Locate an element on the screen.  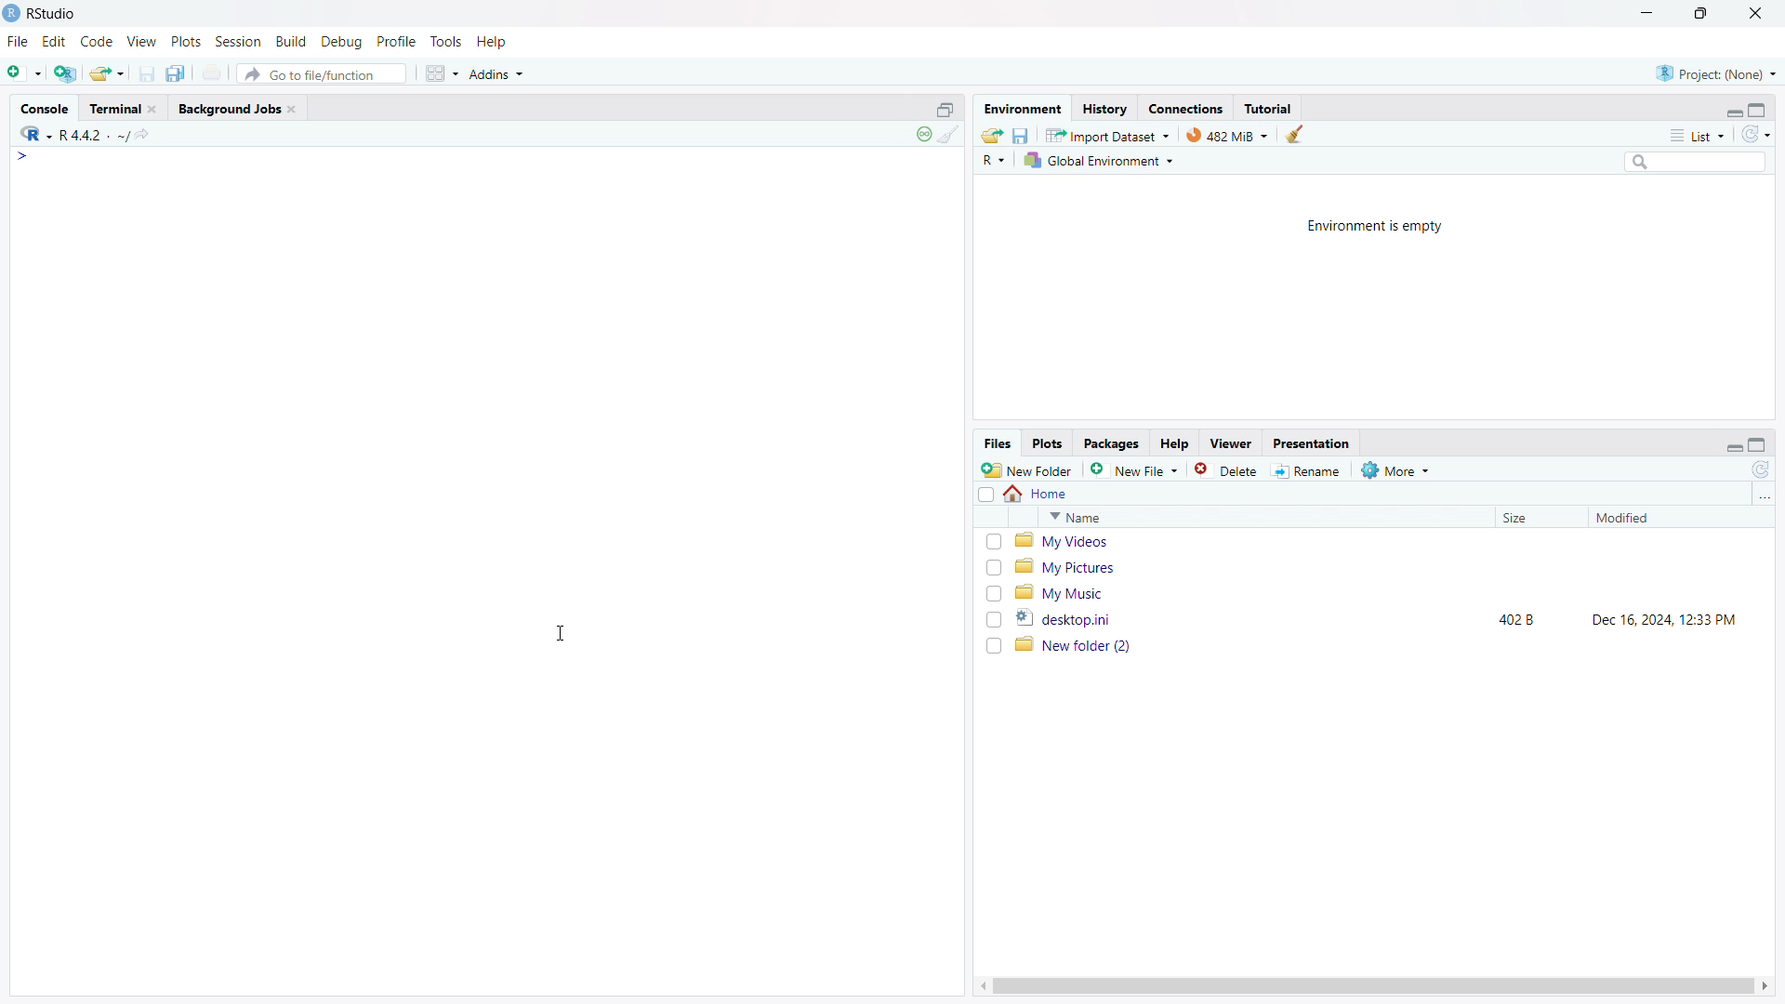
add new file is located at coordinates (1135, 469).